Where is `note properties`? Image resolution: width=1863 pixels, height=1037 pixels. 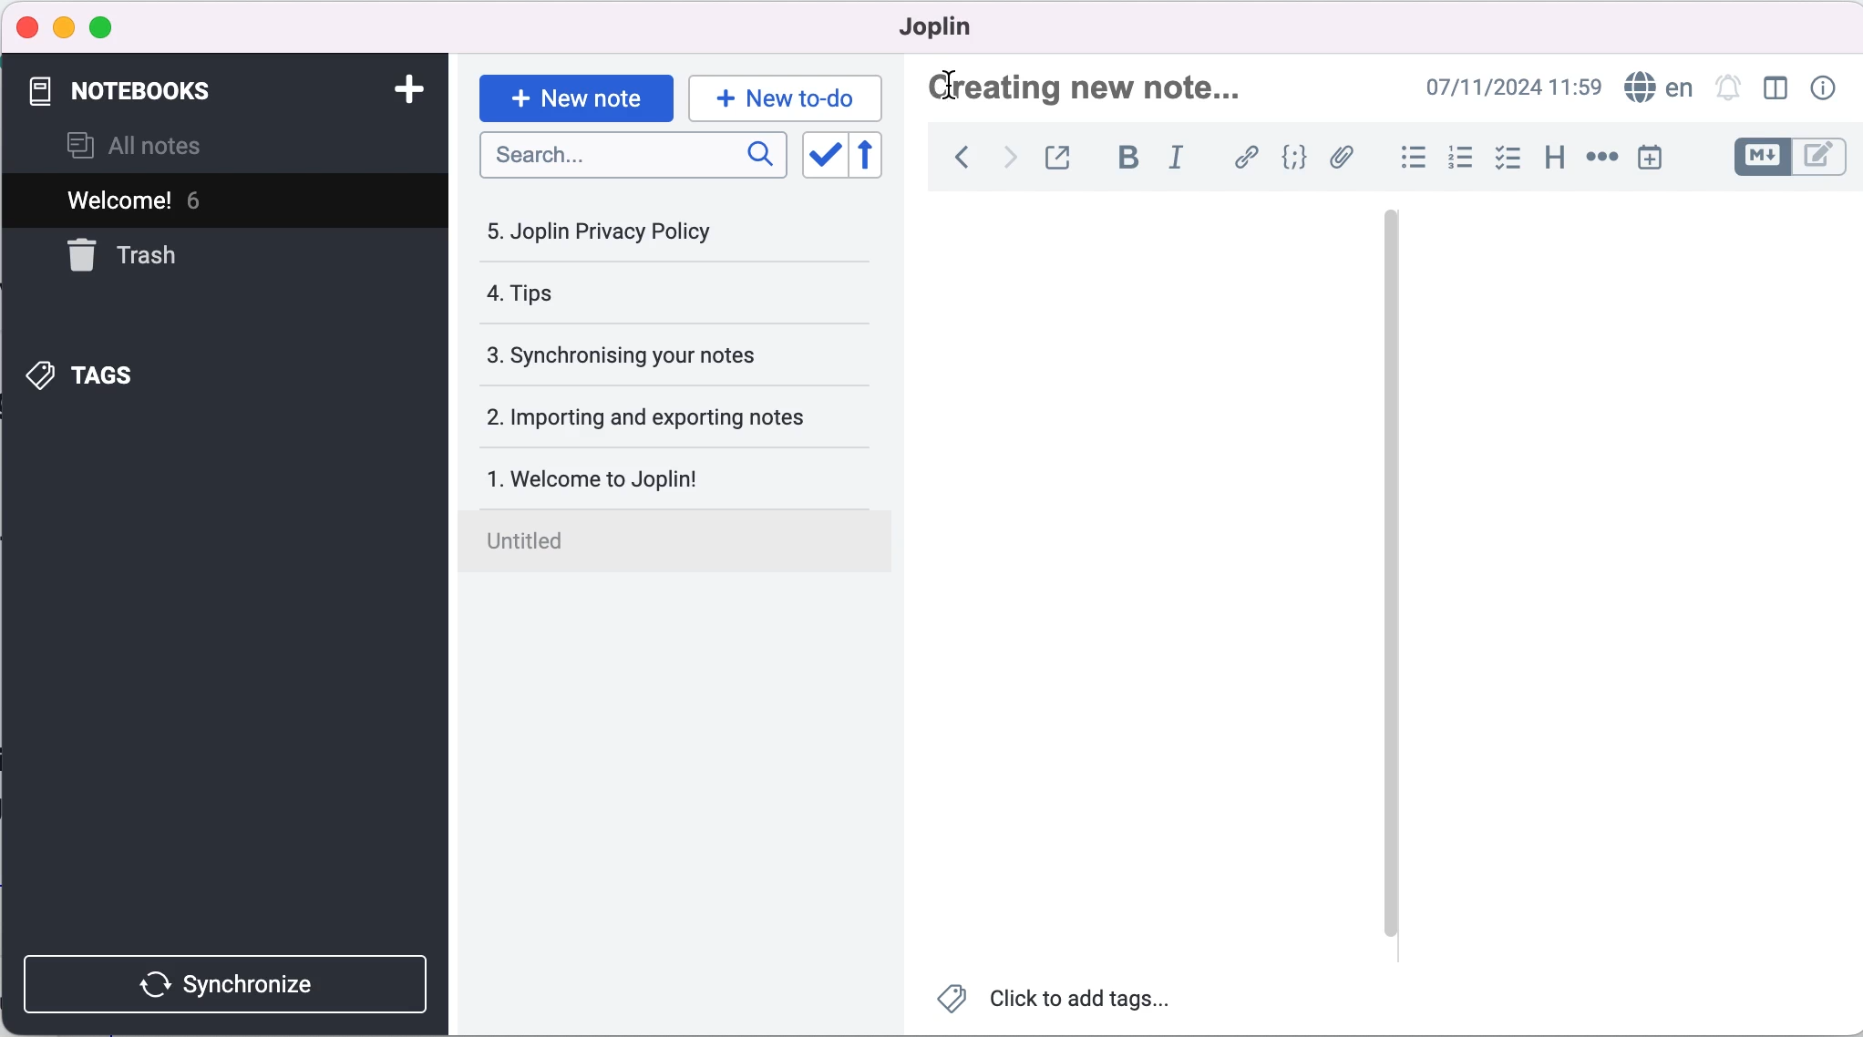
note properties is located at coordinates (1821, 89).